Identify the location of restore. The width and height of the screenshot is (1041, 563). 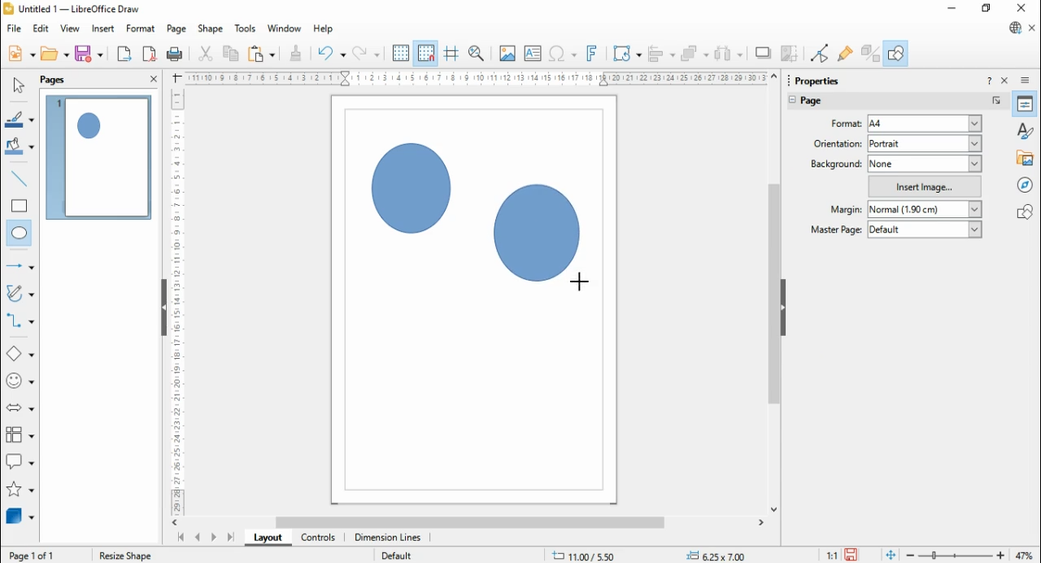
(987, 9).